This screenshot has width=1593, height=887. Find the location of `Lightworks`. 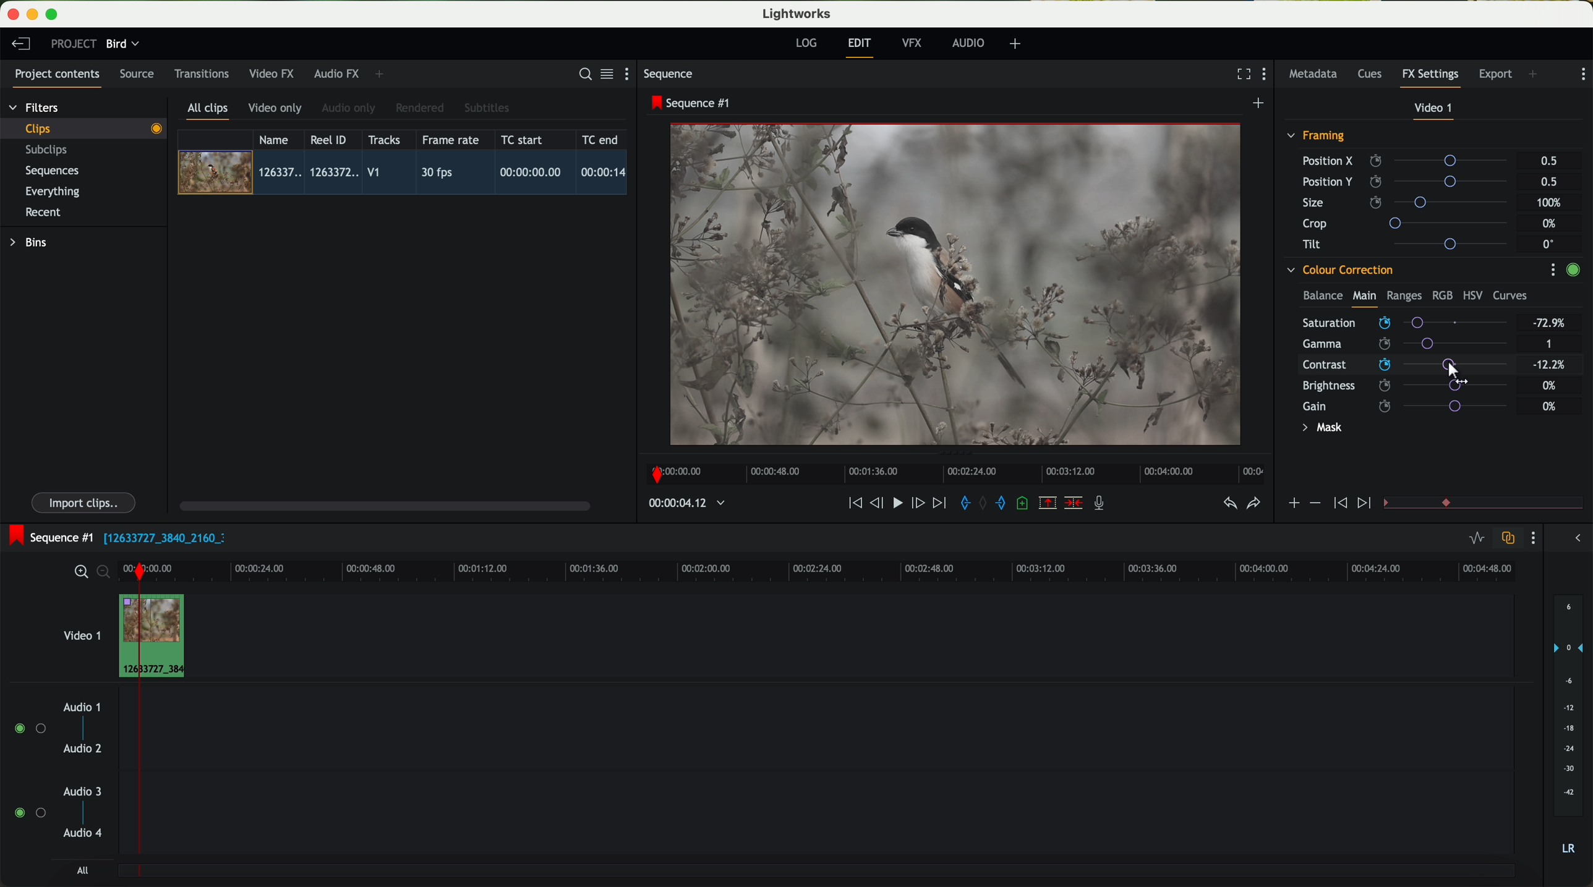

Lightworks is located at coordinates (798, 13).